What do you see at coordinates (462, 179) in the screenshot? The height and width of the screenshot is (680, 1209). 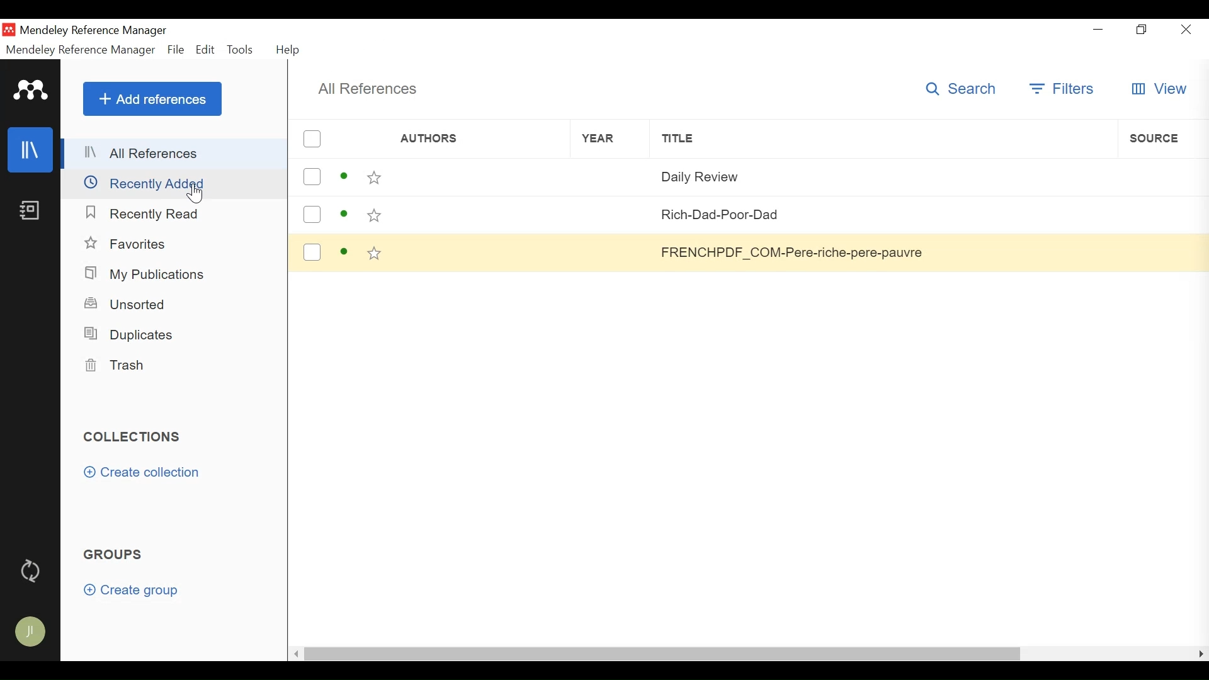 I see `Author` at bounding box center [462, 179].